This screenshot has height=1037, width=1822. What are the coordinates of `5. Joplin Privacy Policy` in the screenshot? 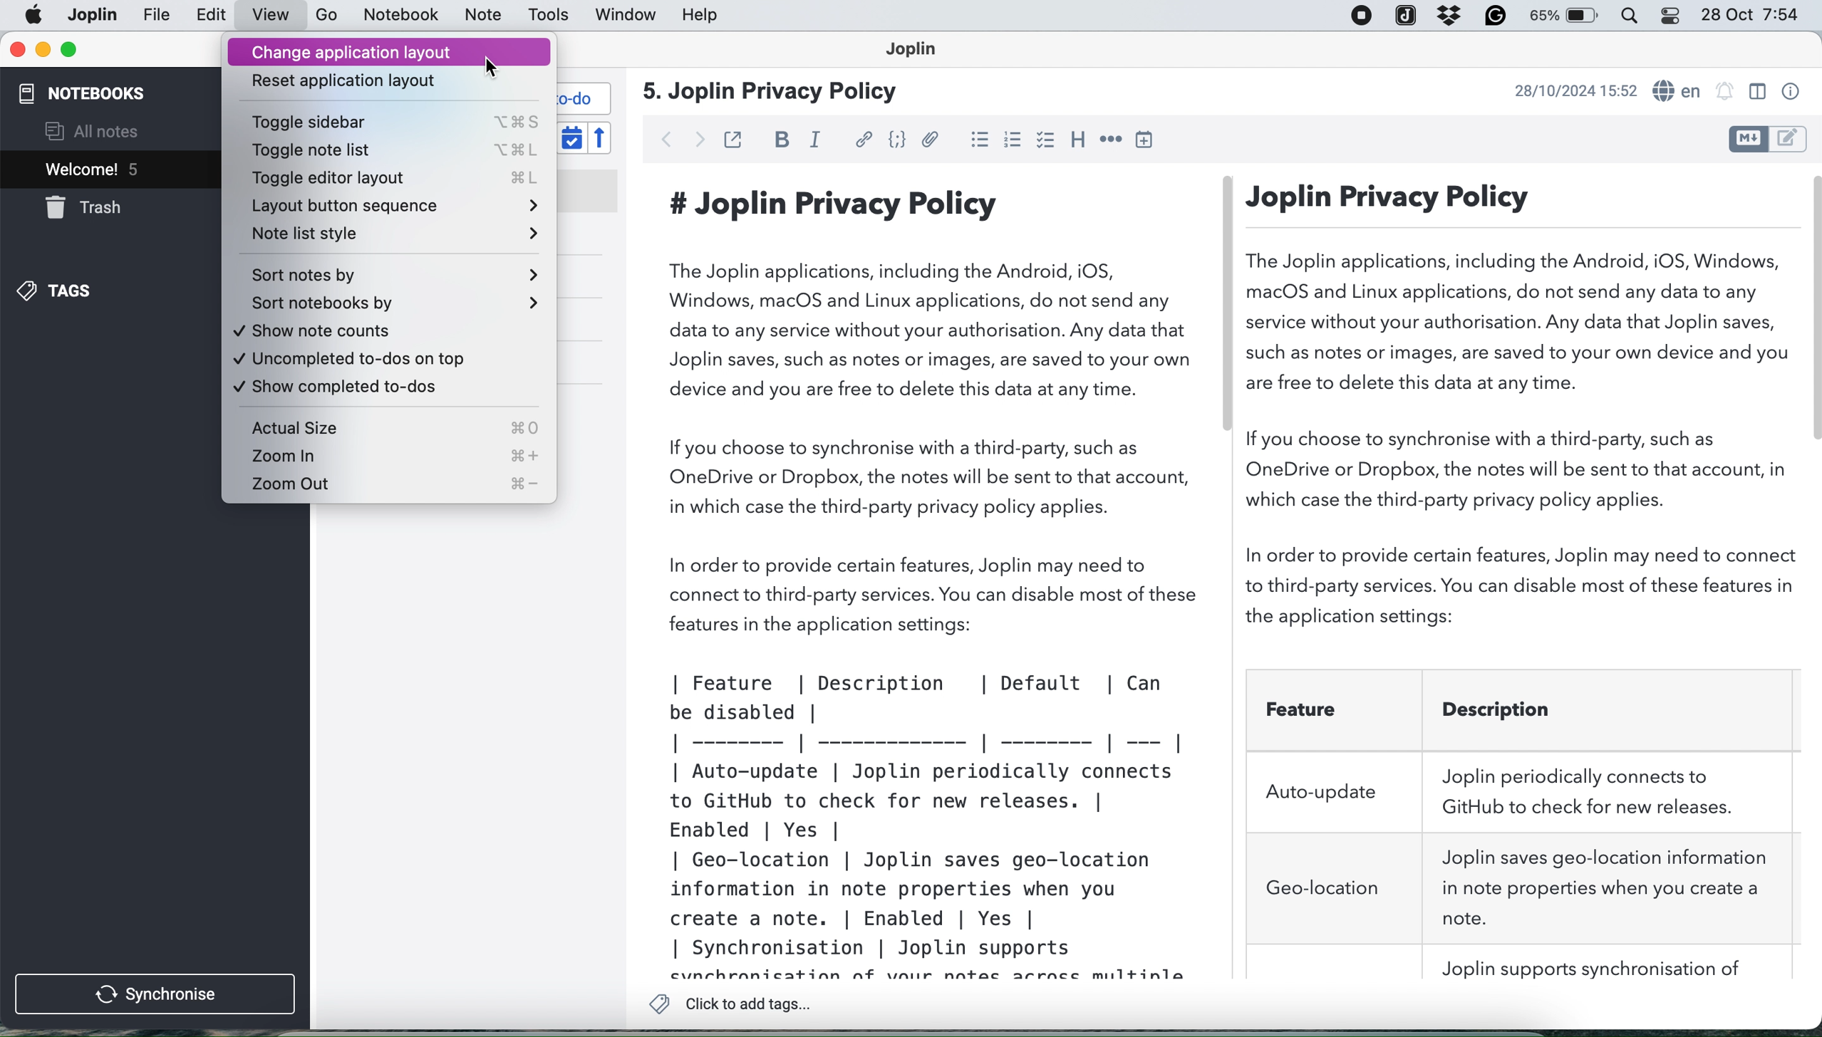 It's located at (774, 93).